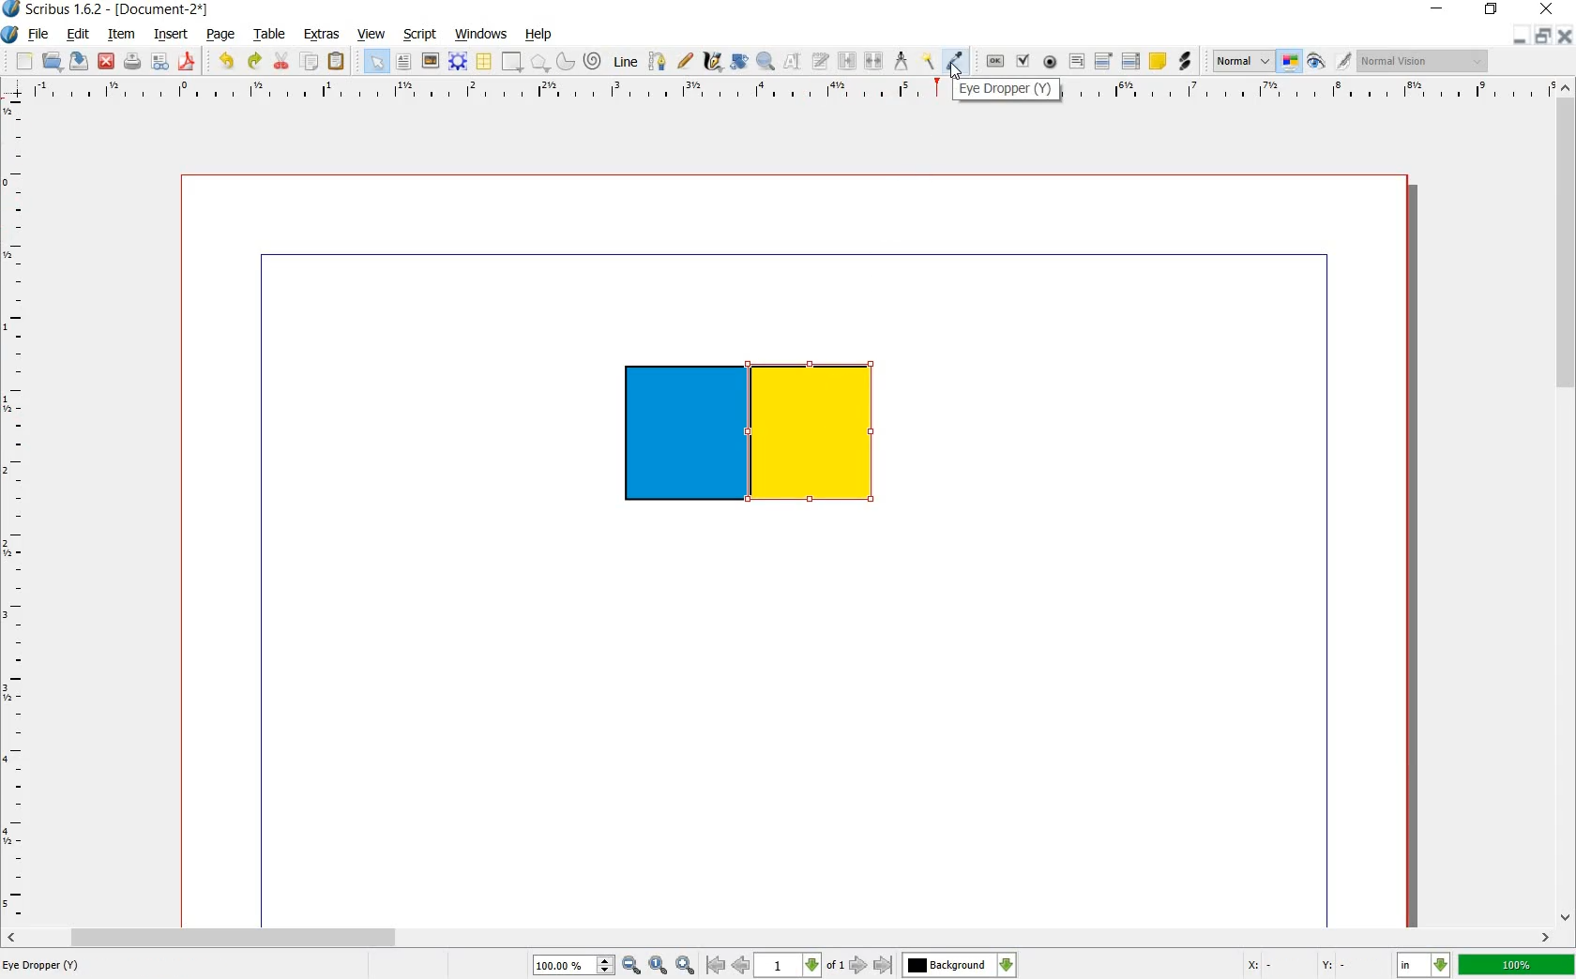 Image resolution: width=1576 pixels, height=979 pixels. What do you see at coordinates (371, 33) in the screenshot?
I see `view` at bounding box center [371, 33].